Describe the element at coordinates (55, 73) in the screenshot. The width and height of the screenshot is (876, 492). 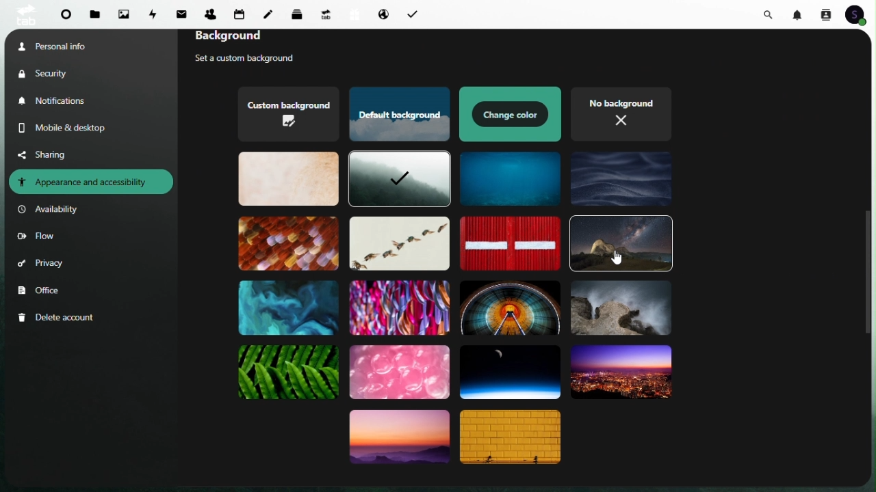
I see `Security` at that location.